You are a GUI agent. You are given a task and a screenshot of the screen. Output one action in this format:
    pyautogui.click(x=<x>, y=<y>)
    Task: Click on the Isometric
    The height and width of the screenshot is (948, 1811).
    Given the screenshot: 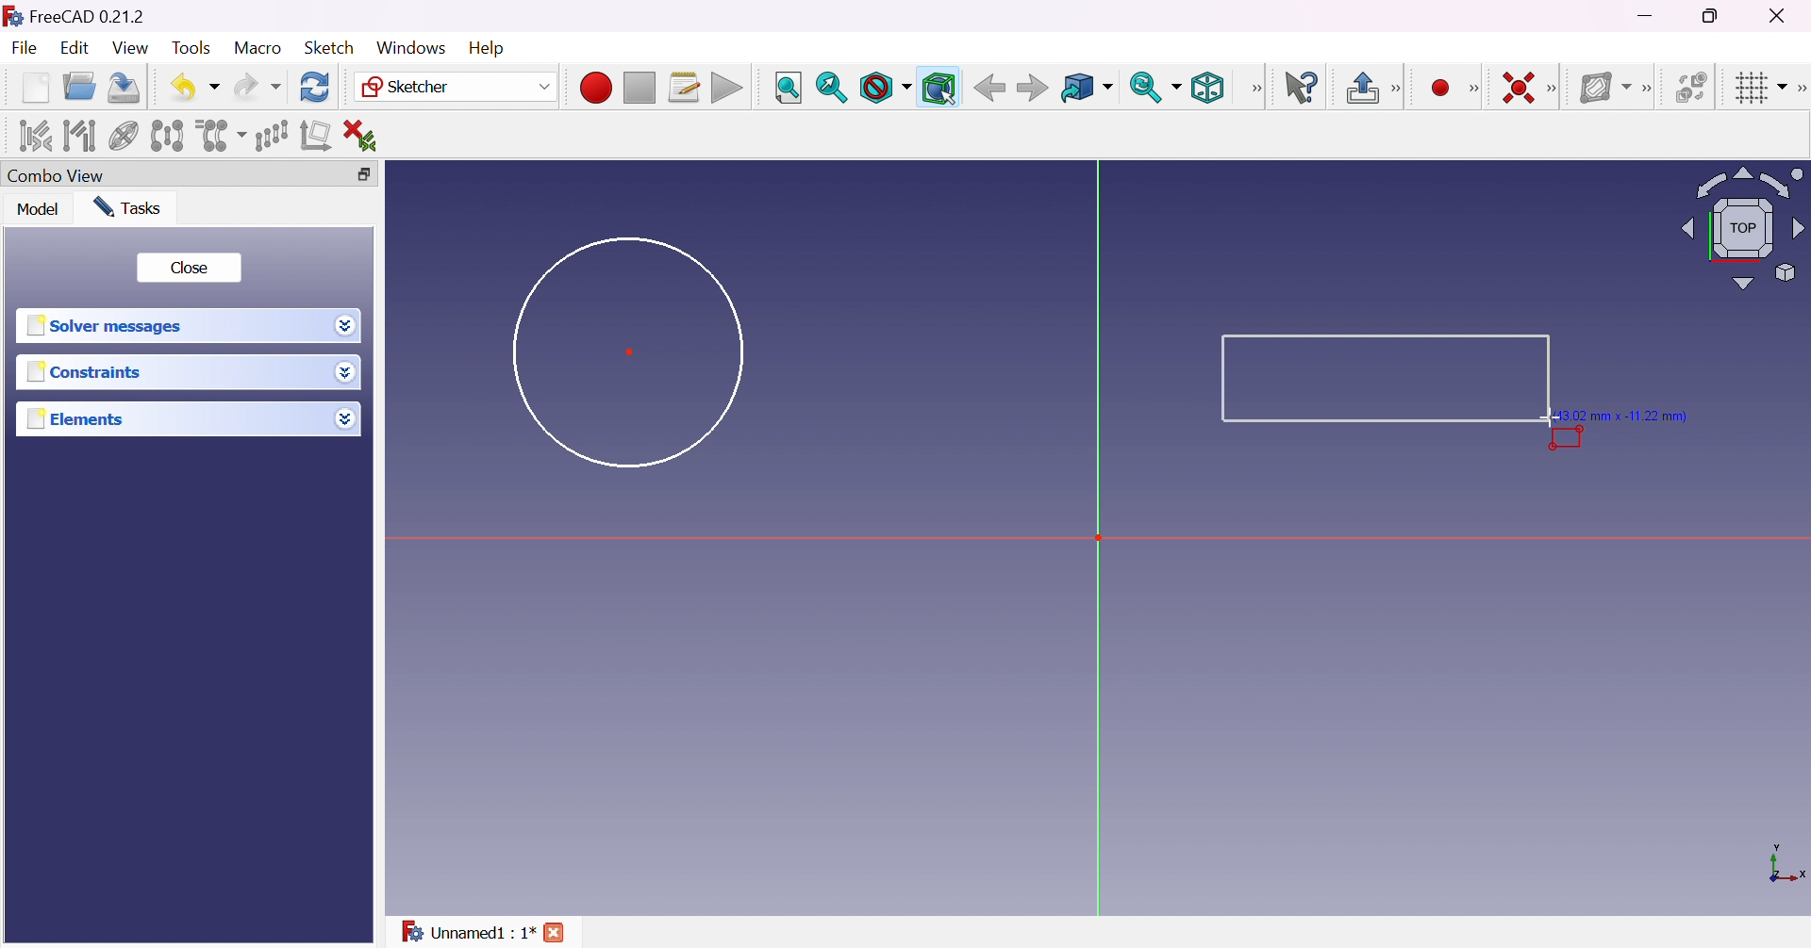 What is the action you would take?
    pyautogui.click(x=1206, y=90)
    